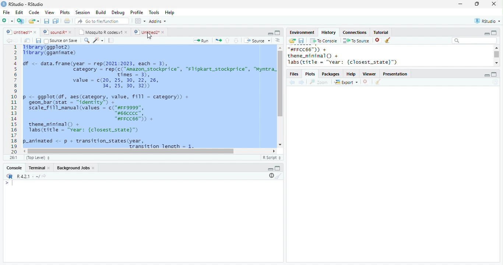 Image resolution: width=503 pixels, height=265 pixels. What do you see at coordinates (488, 21) in the screenshot?
I see `RStudio` at bounding box center [488, 21].